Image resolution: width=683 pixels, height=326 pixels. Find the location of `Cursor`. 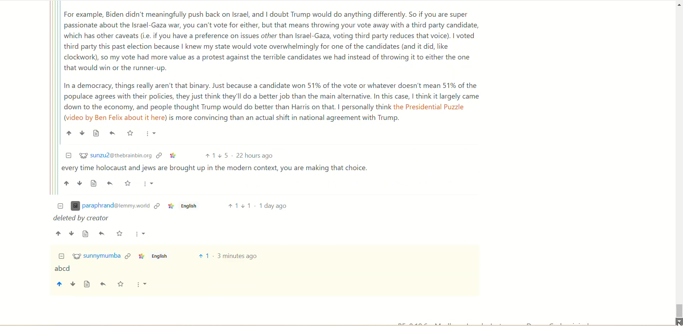

Cursor is located at coordinates (676, 322).